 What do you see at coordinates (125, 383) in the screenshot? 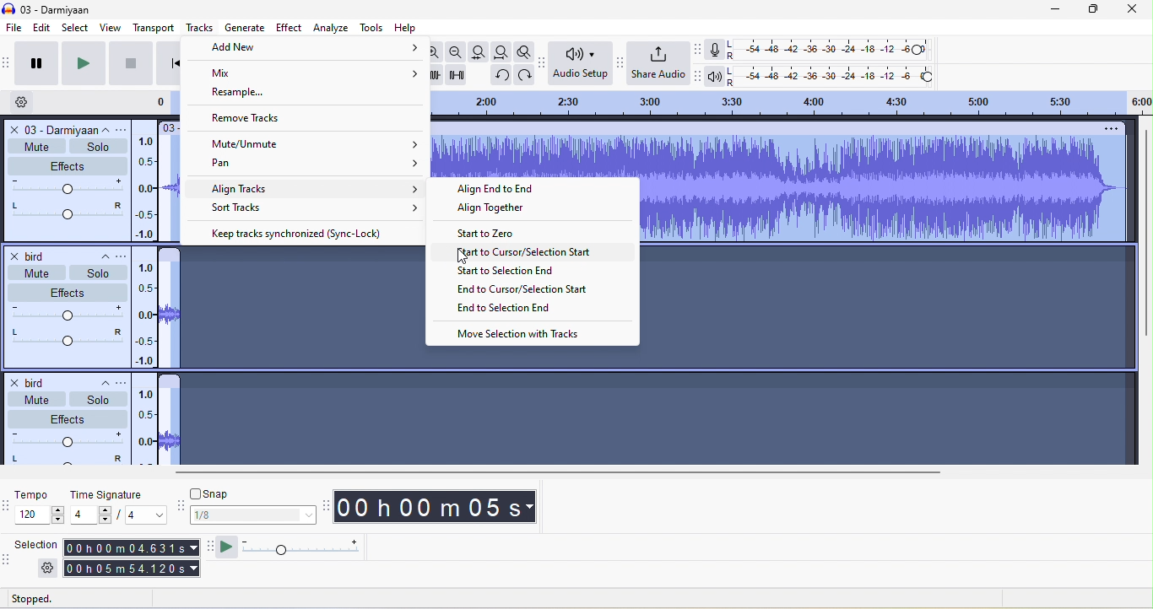
I see `open menu` at bounding box center [125, 383].